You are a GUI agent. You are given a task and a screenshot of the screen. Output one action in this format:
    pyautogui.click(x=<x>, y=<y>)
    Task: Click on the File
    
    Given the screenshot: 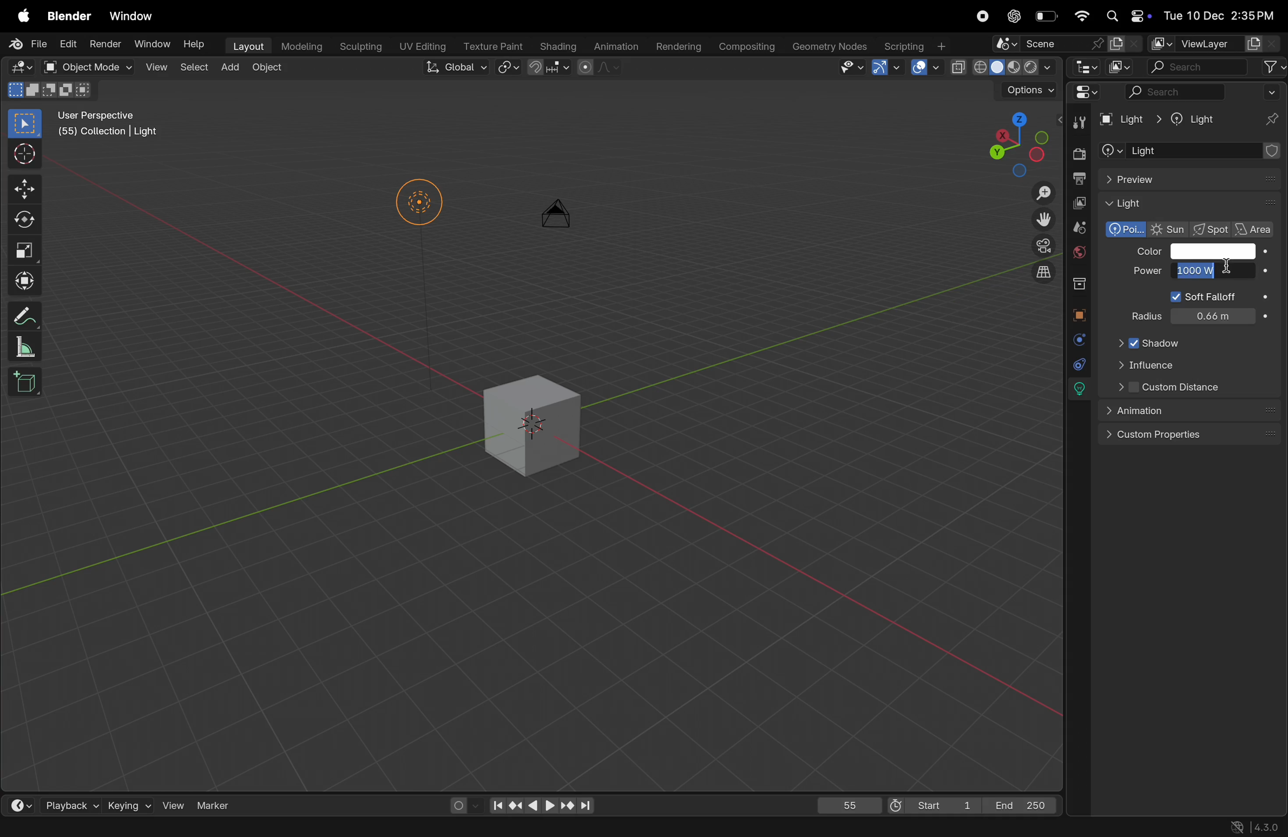 What is the action you would take?
    pyautogui.click(x=26, y=44)
    